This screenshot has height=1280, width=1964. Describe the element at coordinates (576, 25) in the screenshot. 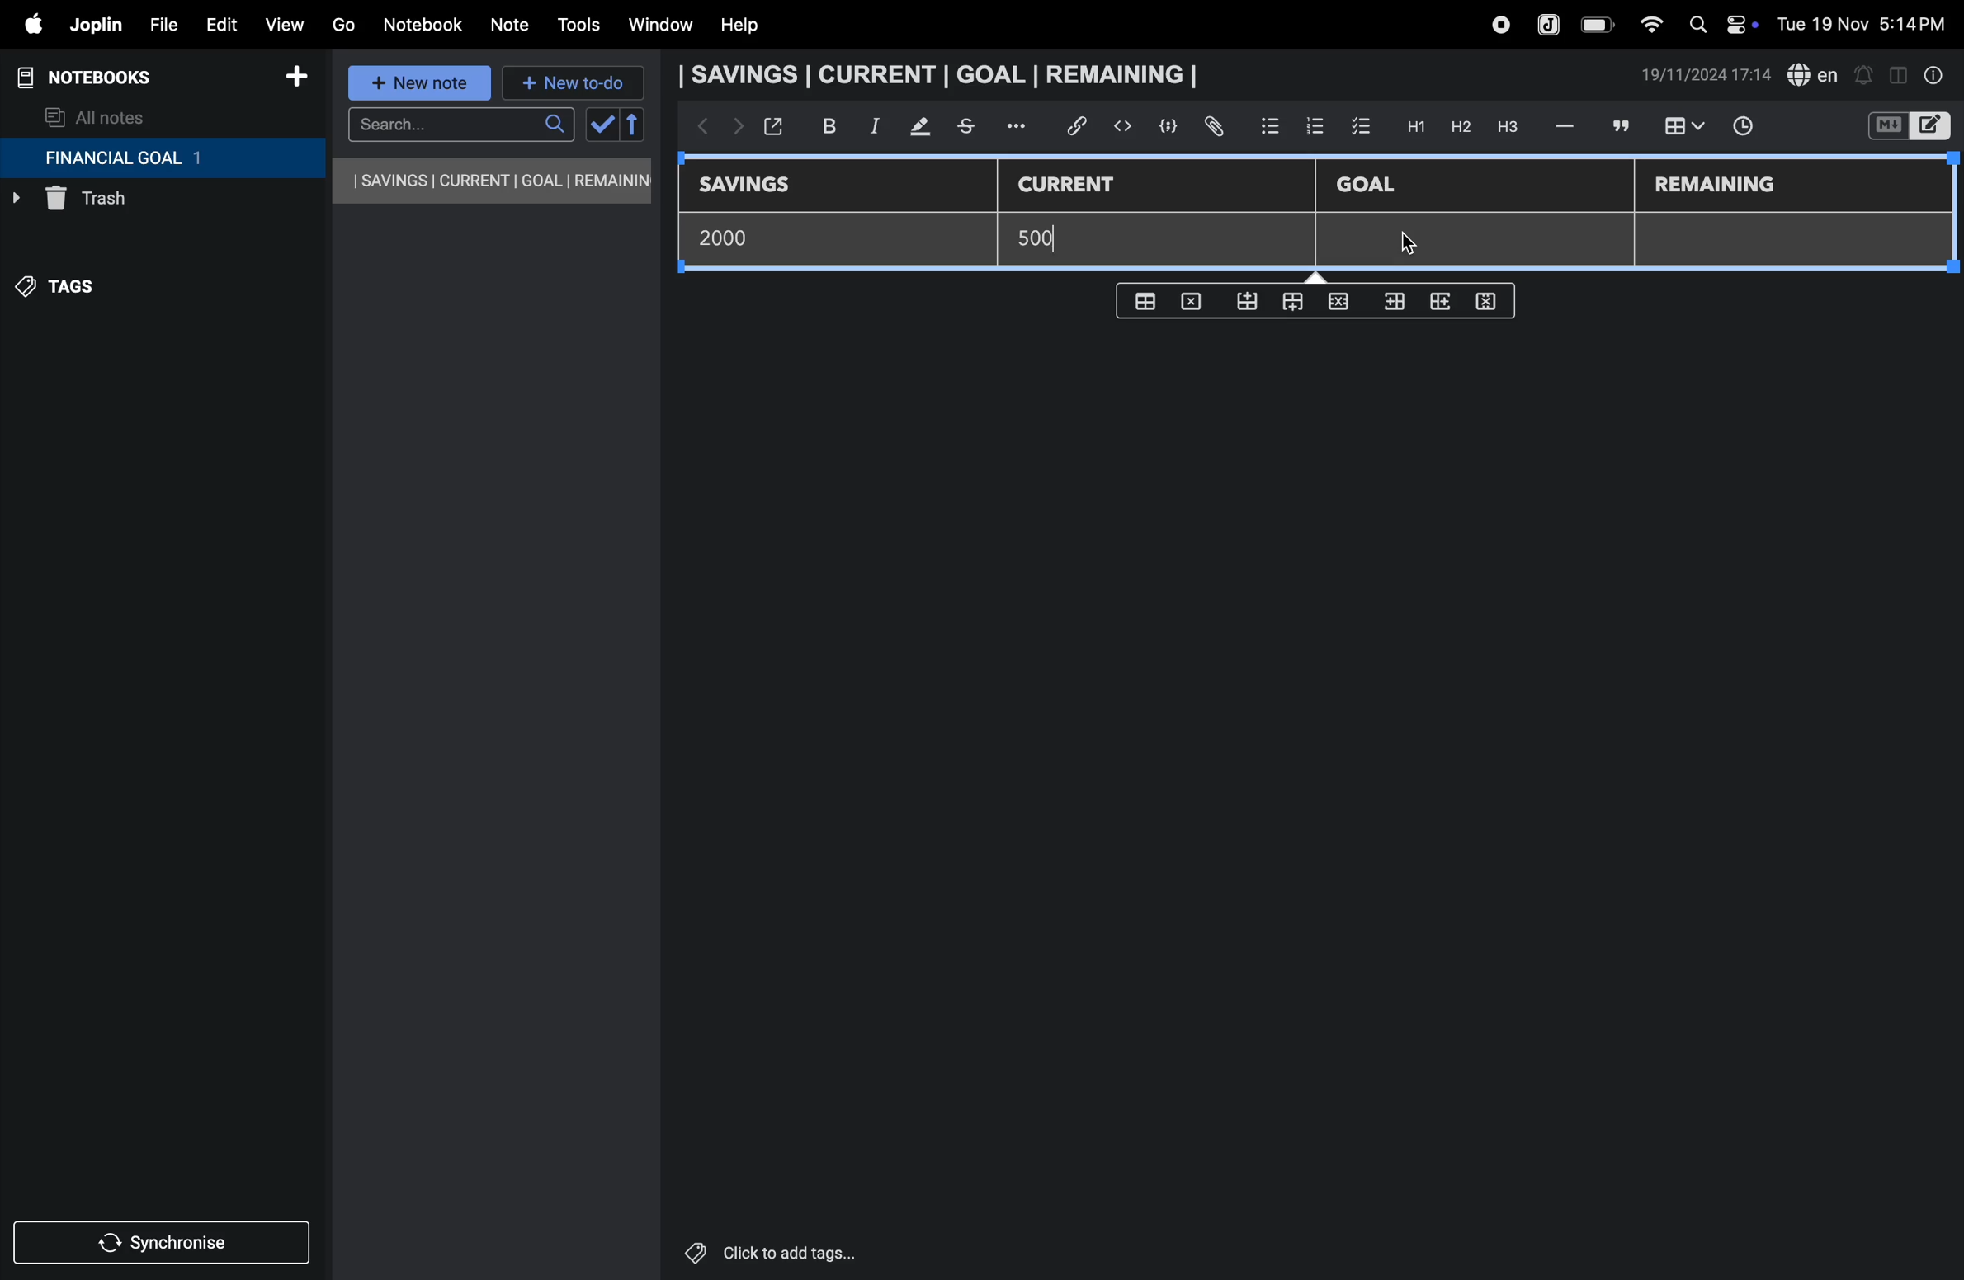

I see `tools` at that location.